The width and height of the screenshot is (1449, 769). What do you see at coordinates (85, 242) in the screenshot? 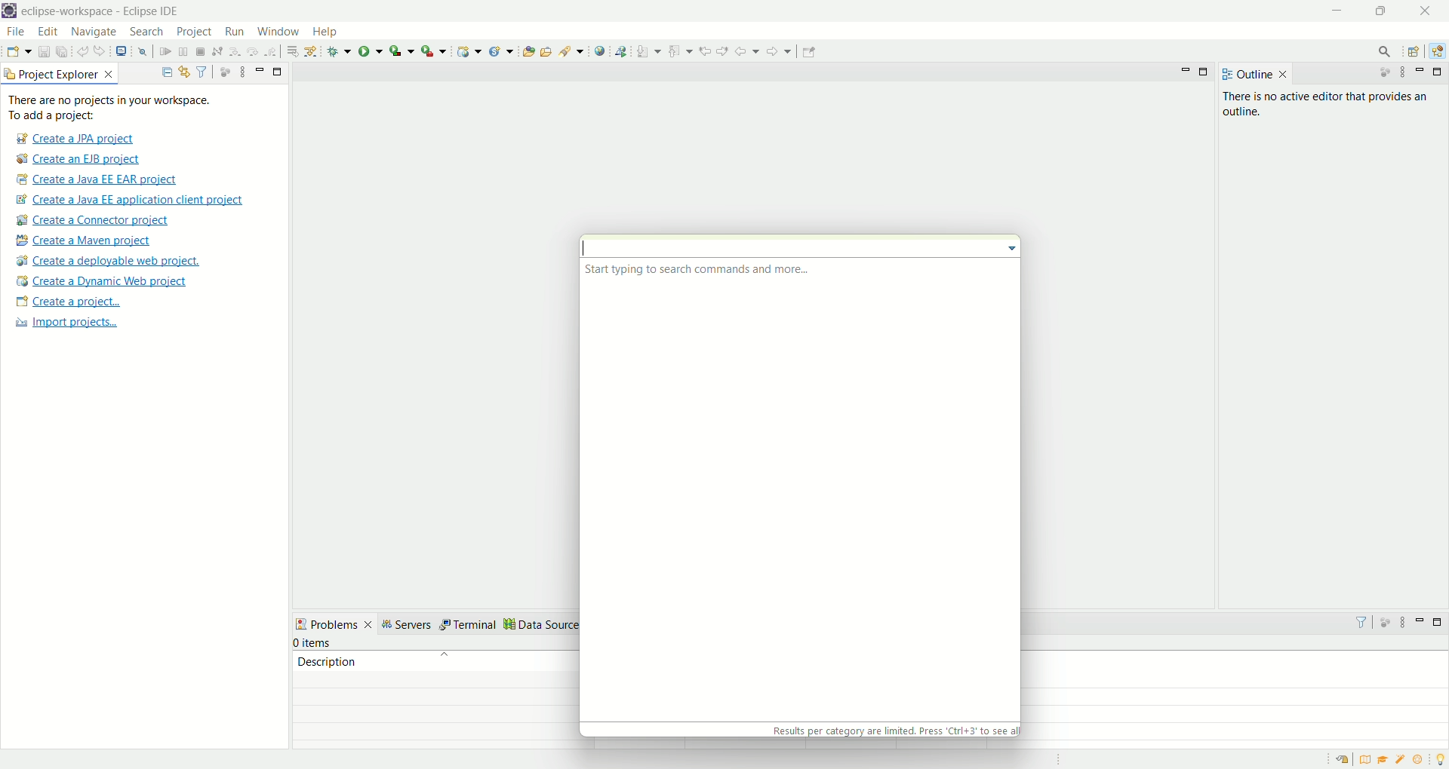
I see `create a maven project` at bounding box center [85, 242].